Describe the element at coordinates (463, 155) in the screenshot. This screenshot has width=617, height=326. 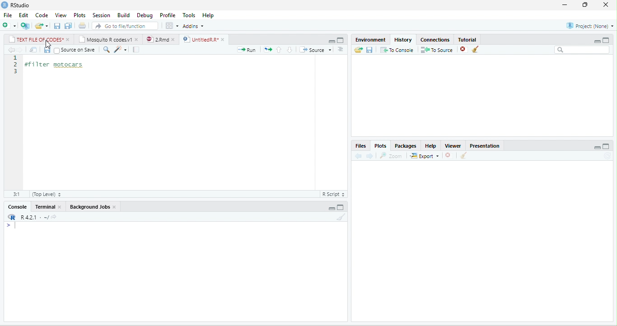
I see `clear` at that location.